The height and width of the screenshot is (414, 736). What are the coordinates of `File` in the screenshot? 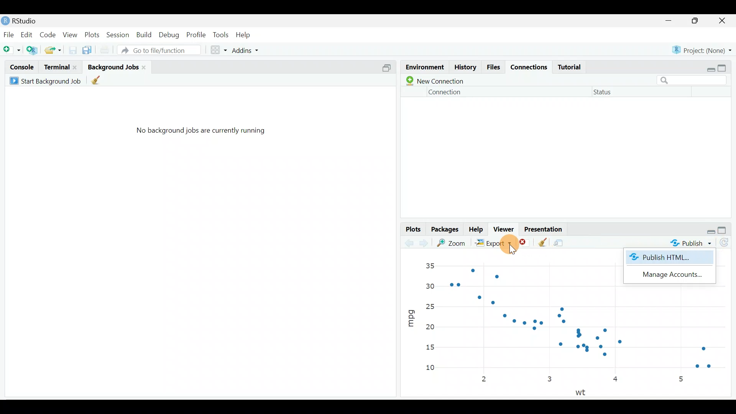 It's located at (8, 34).